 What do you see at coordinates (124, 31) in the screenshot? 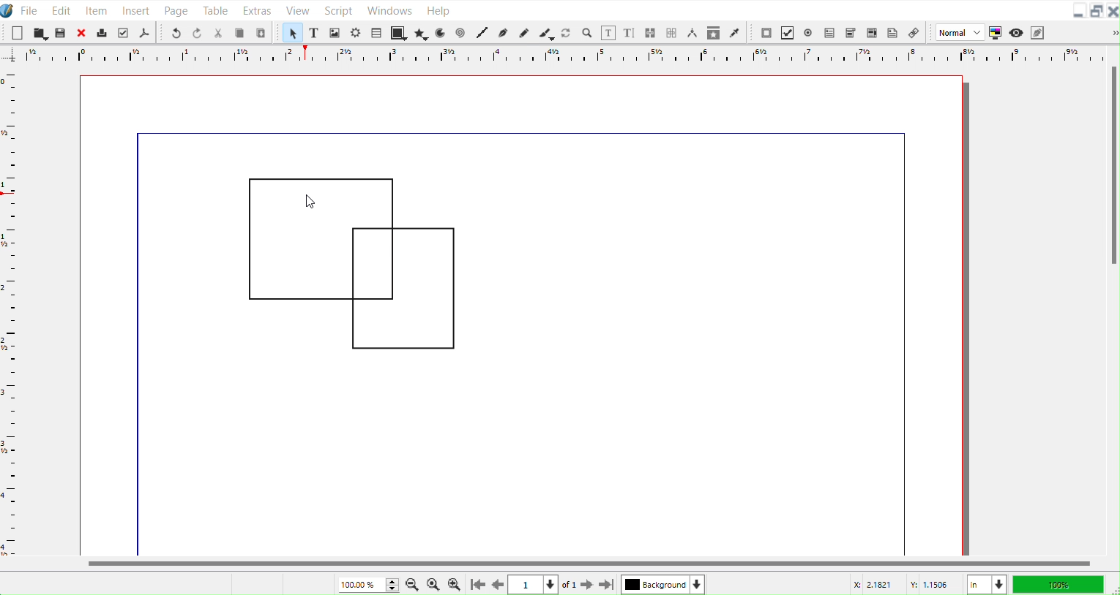
I see `Preflight verifier` at bounding box center [124, 31].